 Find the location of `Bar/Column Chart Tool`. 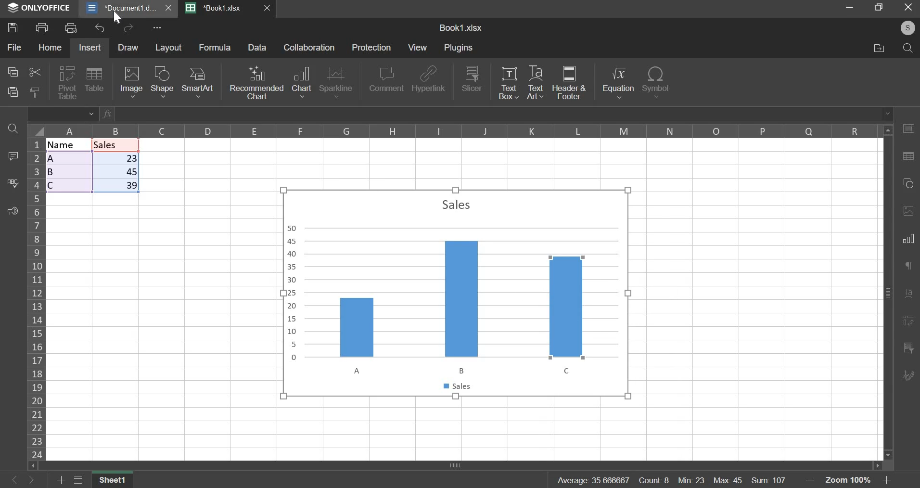

Bar/Column Chart Tool is located at coordinates (908, 238).